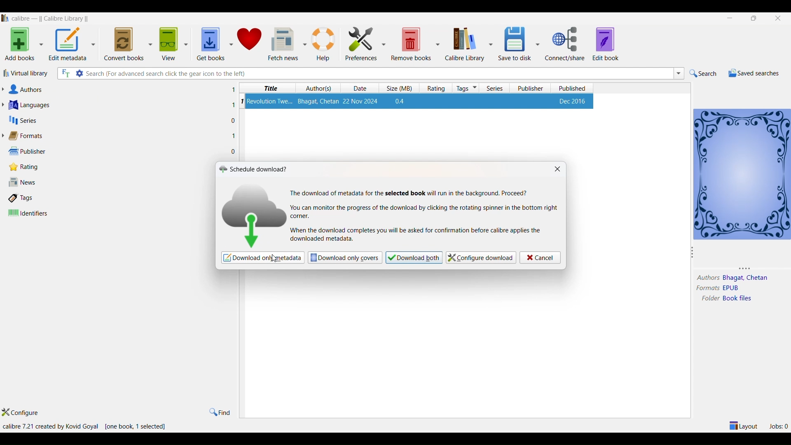 Image resolution: width=791 pixels, height=445 pixels. Describe the element at coordinates (746, 277) in the screenshot. I see `authors name` at that location.